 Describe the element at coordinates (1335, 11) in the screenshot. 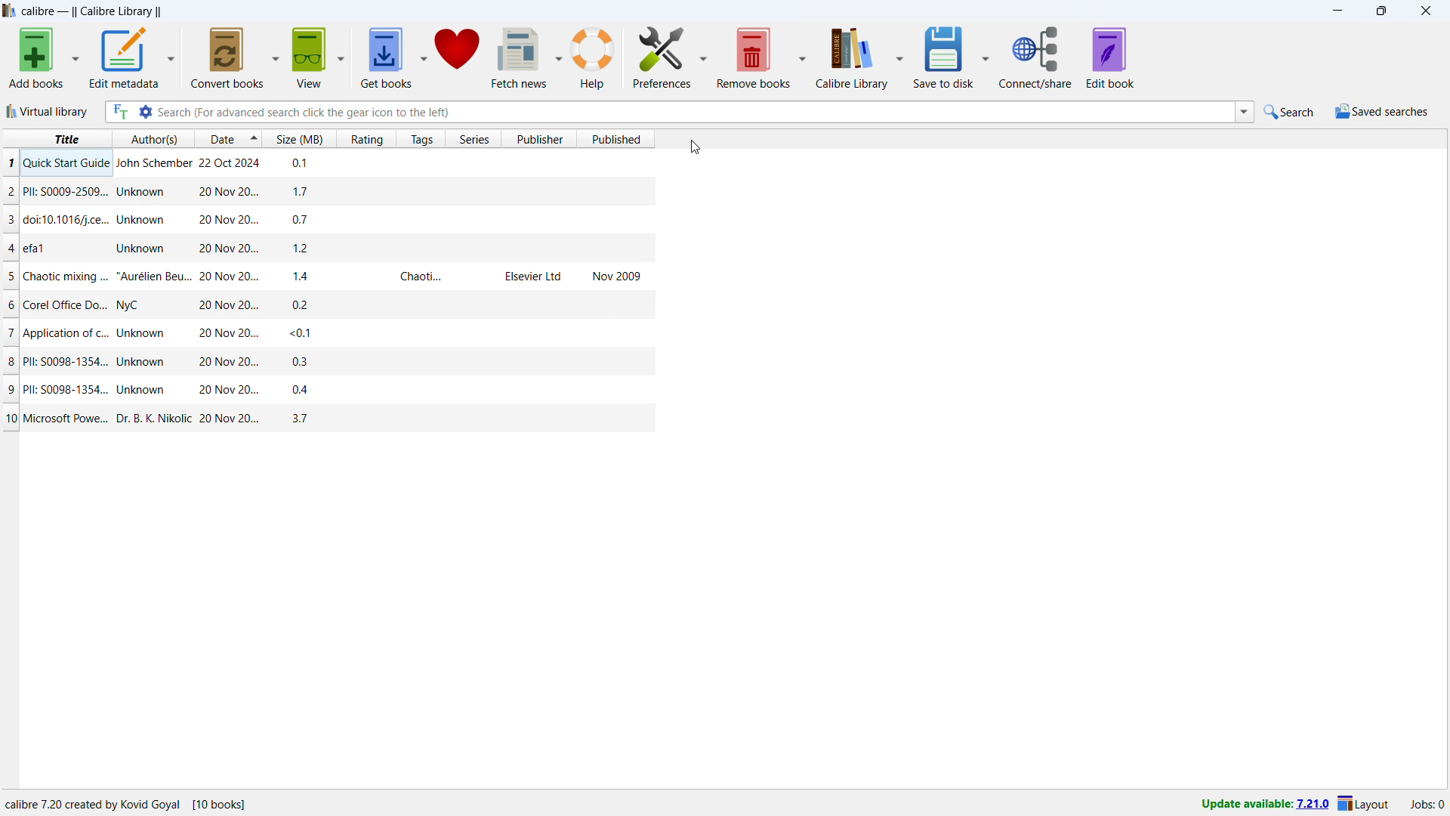

I see `minimize` at that location.